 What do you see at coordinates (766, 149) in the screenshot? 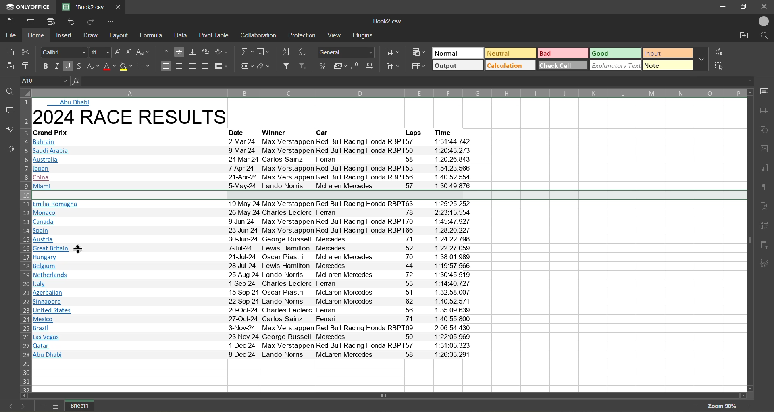
I see `image` at bounding box center [766, 149].